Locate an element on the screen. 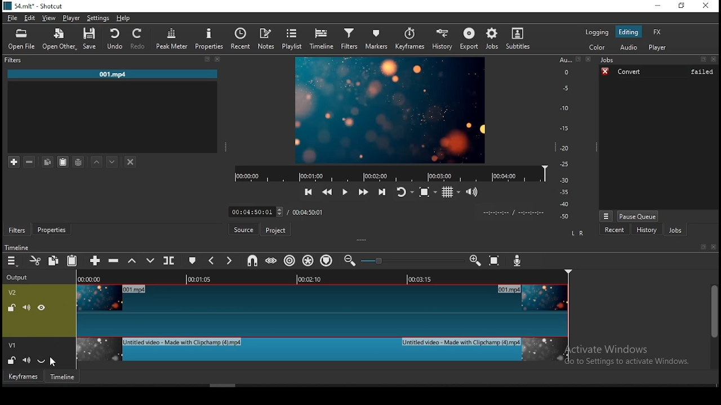 The height and width of the screenshot is (405, 721). zoom timeline to fit is located at coordinates (494, 261).